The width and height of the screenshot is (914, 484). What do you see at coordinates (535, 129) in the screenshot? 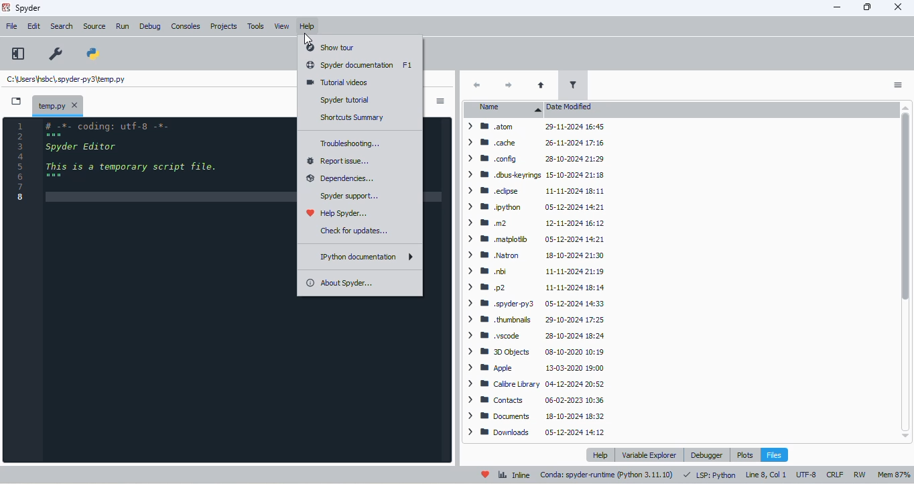
I see `> W atom 29-11-2024 16:45` at bounding box center [535, 129].